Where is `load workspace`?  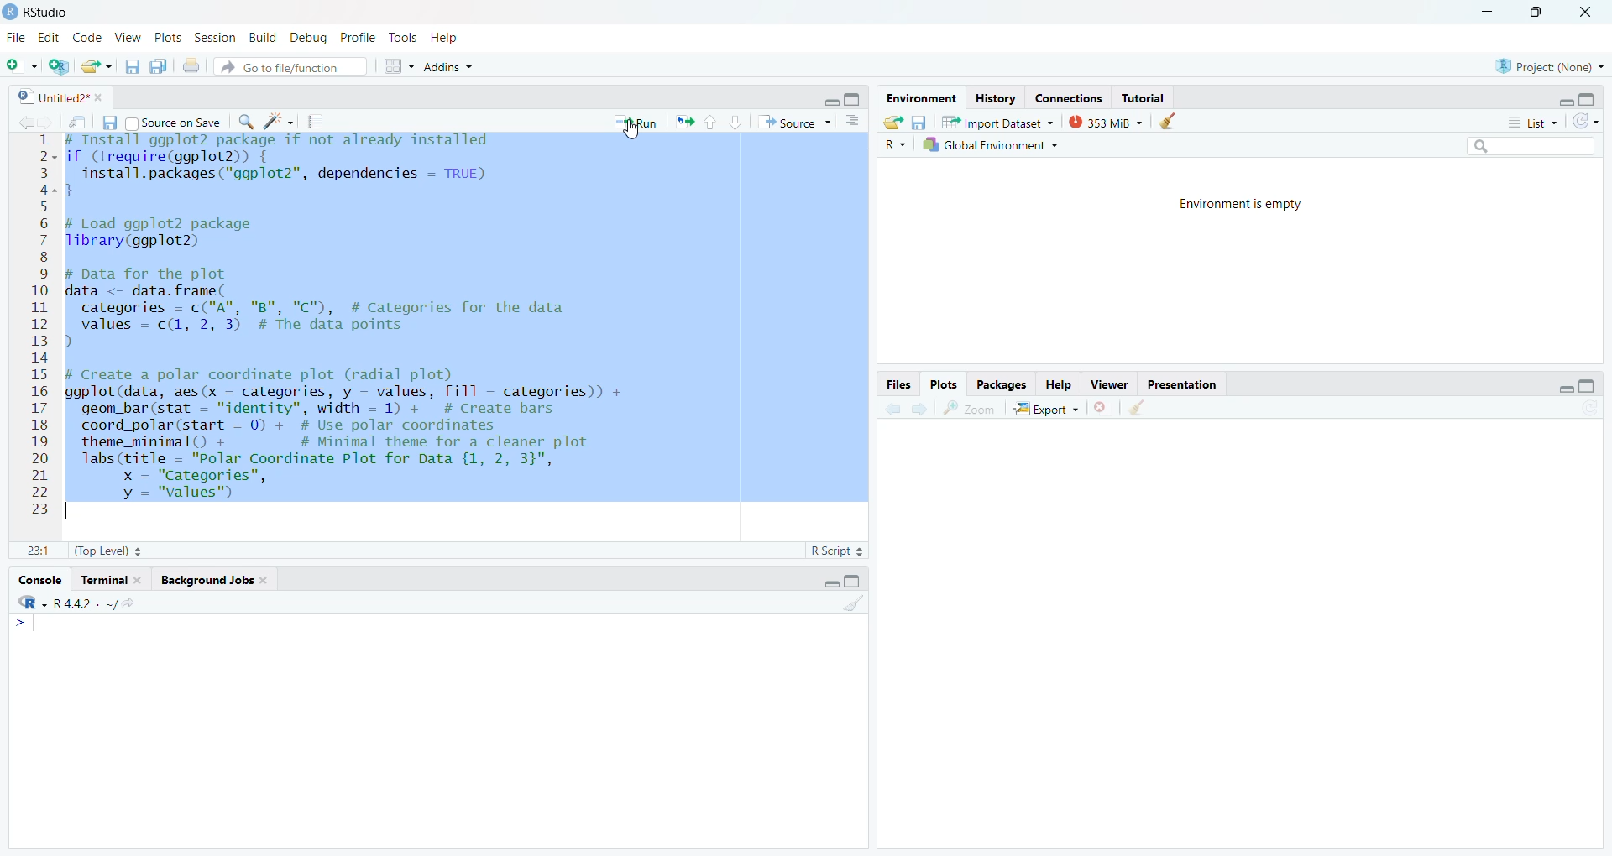
load workspace is located at coordinates (895, 123).